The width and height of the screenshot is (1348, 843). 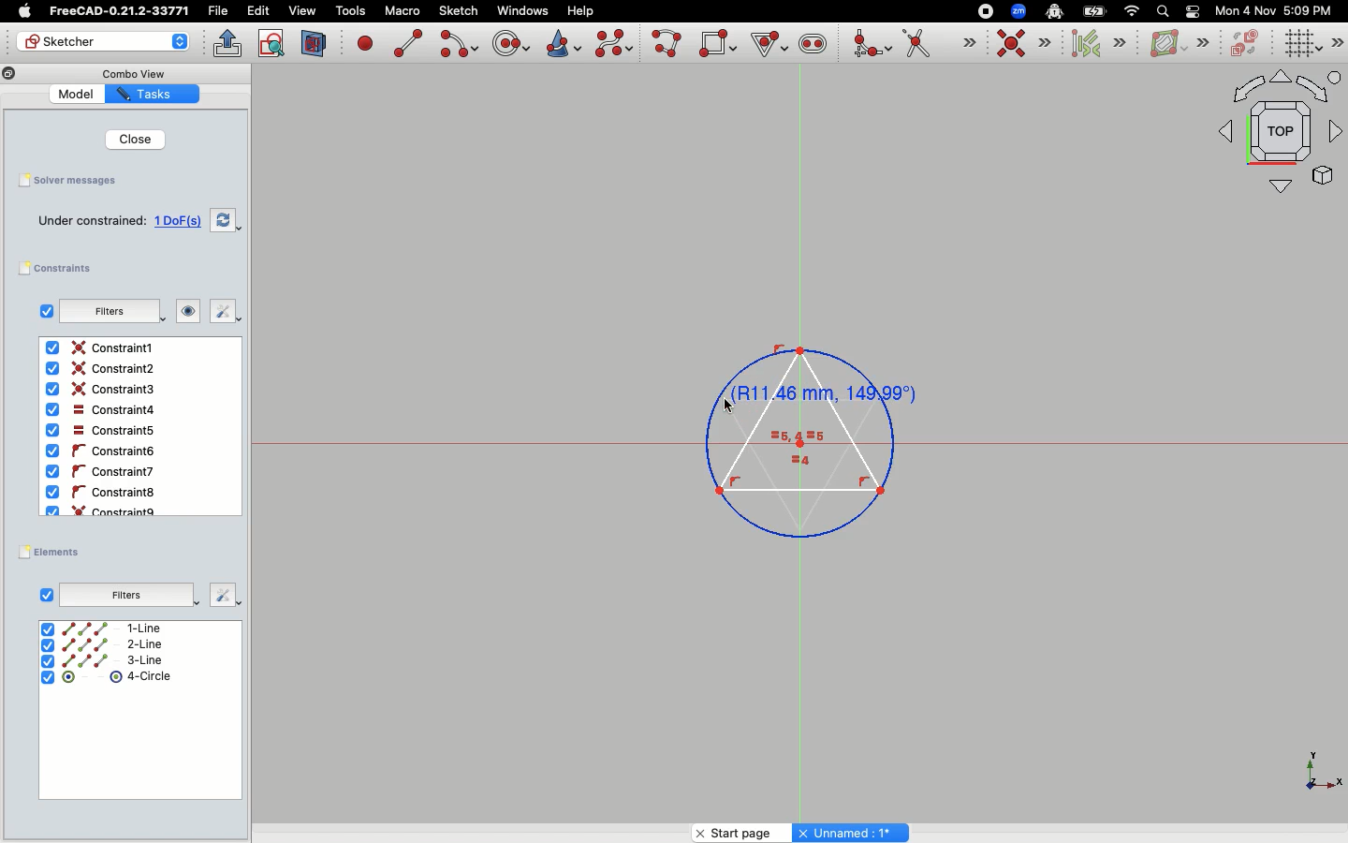 What do you see at coordinates (114, 644) in the screenshot?
I see `2-Line` at bounding box center [114, 644].